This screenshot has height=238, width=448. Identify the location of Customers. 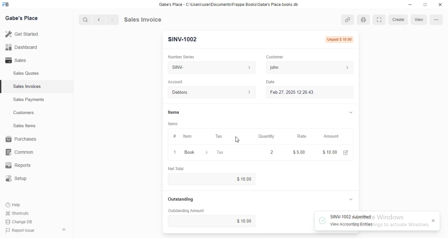
(23, 113).